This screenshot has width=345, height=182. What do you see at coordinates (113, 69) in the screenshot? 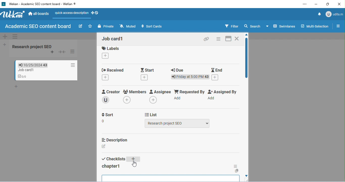
I see `received` at bounding box center [113, 69].